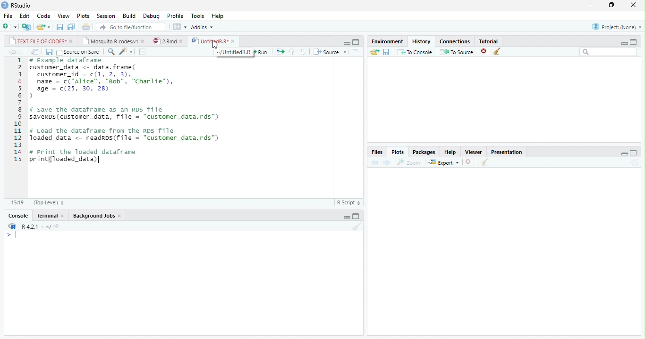 This screenshot has width=645, height=339. What do you see at coordinates (611, 5) in the screenshot?
I see `restore` at bounding box center [611, 5].